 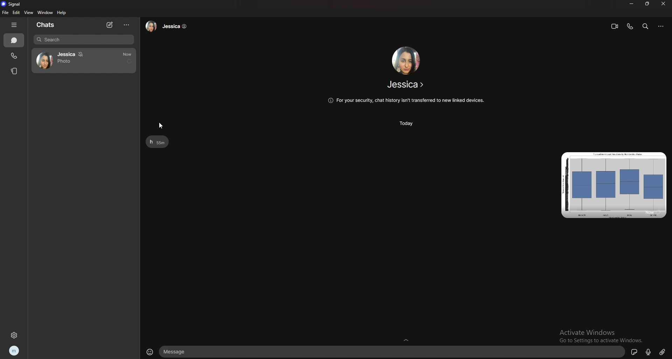 I want to click on sticker, so click(x=635, y=351).